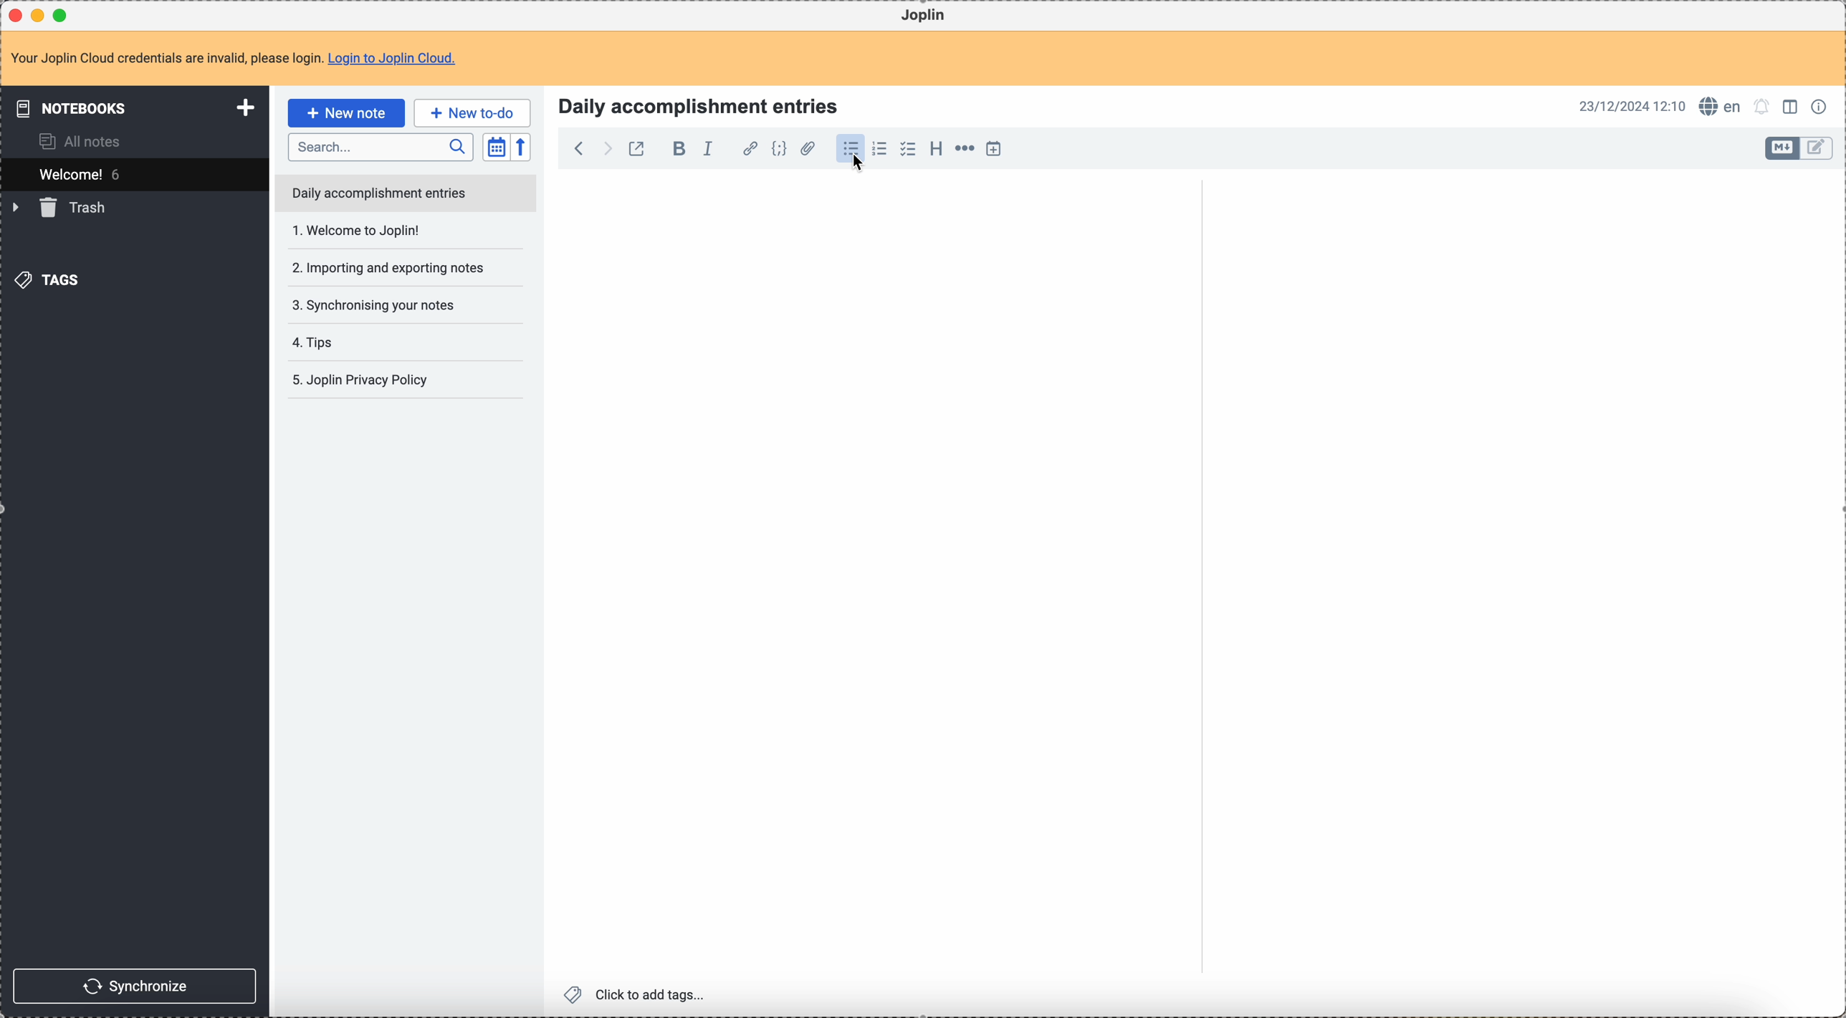 This screenshot has height=1018, width=1846. I want to click on reverse sort order, so click(520, 147).